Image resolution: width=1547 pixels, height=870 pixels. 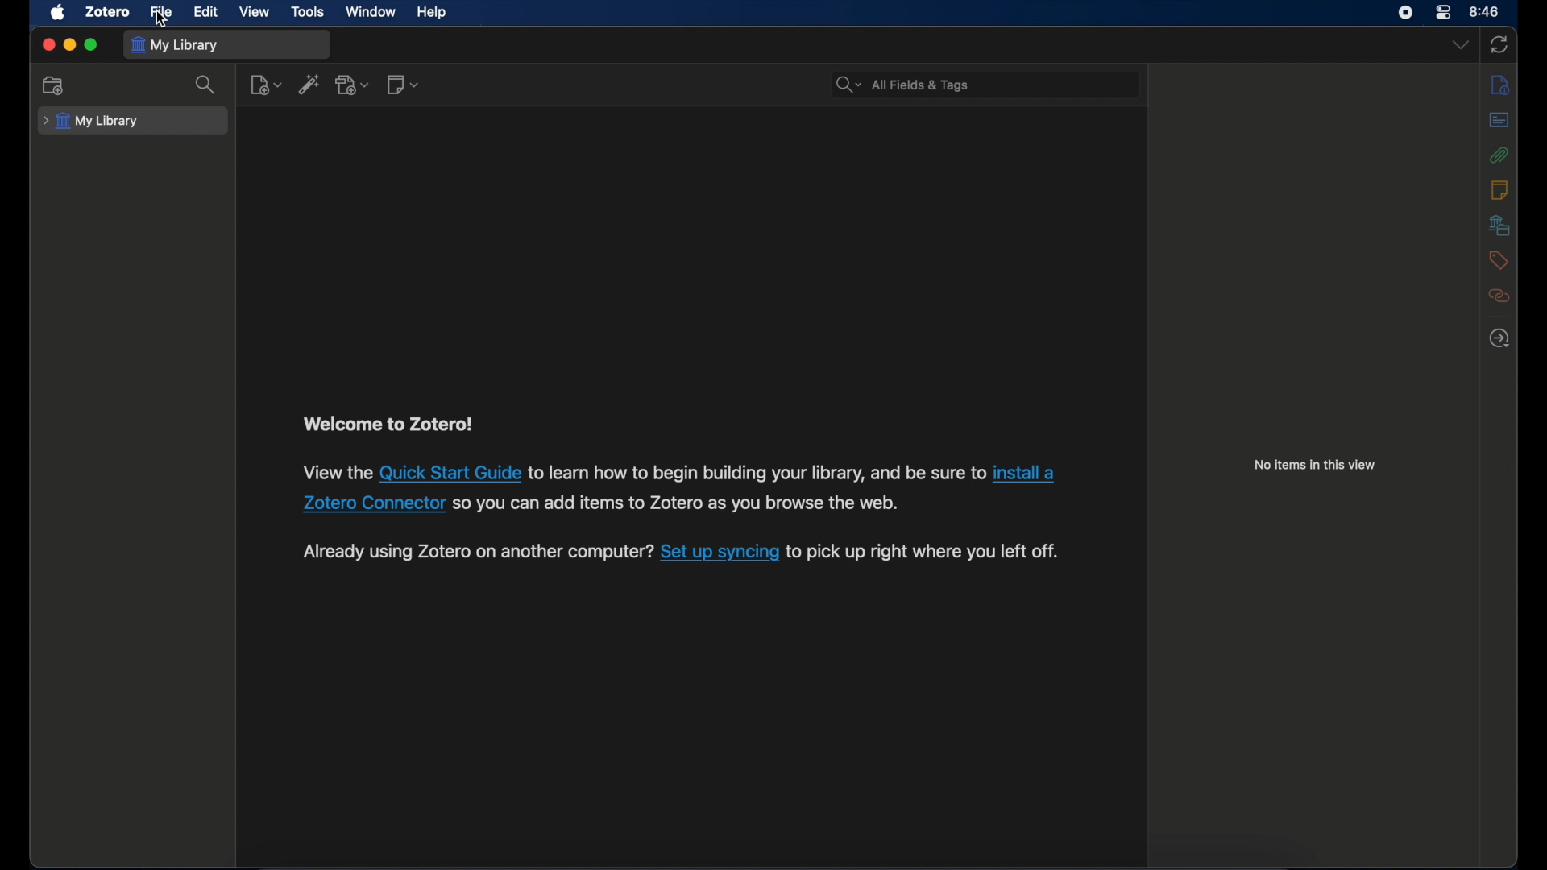 I want to click on screen recorder, so click(x=1405, y=13).